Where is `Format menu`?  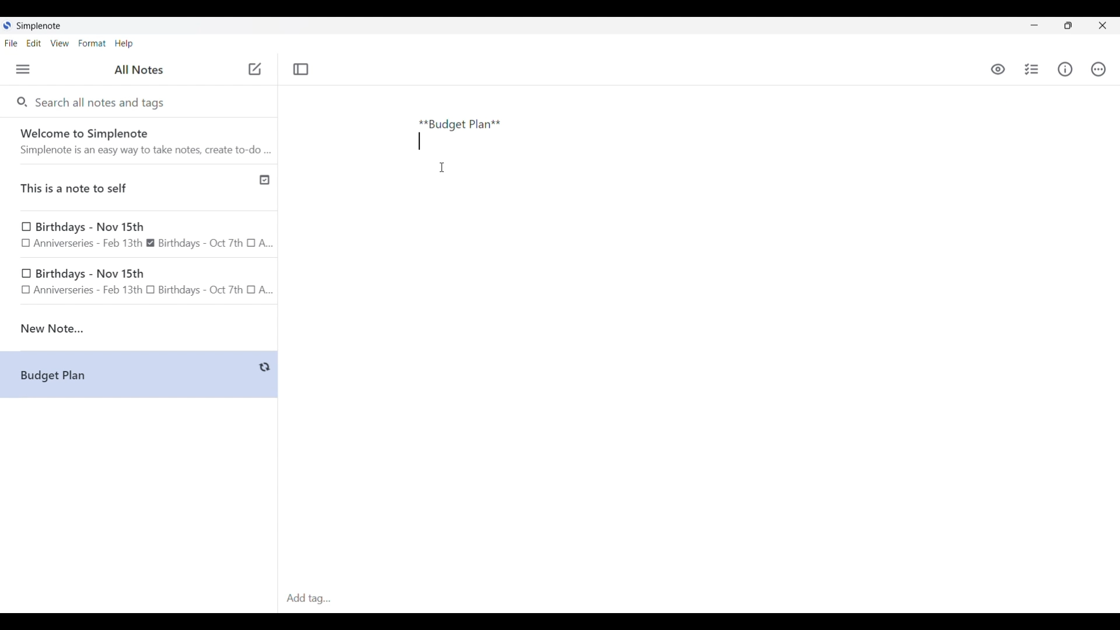
Format menu is located at coordinates (92, 43).